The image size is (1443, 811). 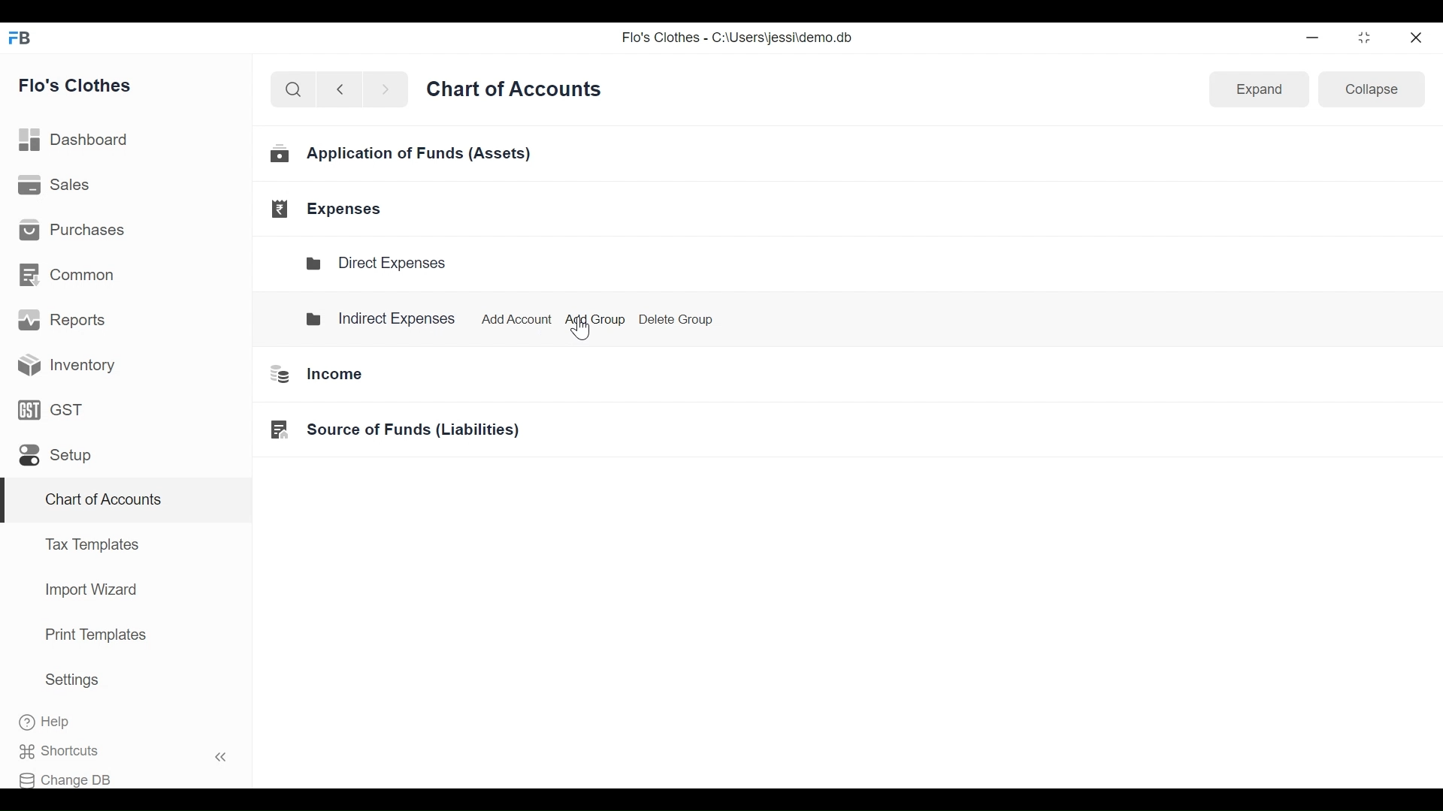 What do you see at coordinates (517, 94) in the screenshot?
I see `Chart of Accounts` at bounding box center [517, 94].